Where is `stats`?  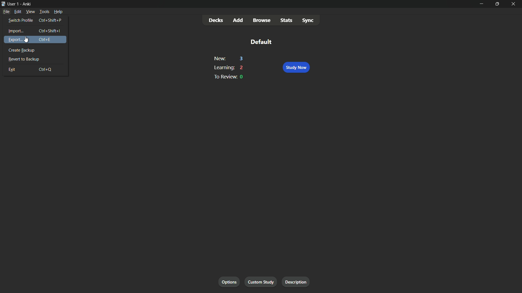
stats is located at coordinates (287, 20).